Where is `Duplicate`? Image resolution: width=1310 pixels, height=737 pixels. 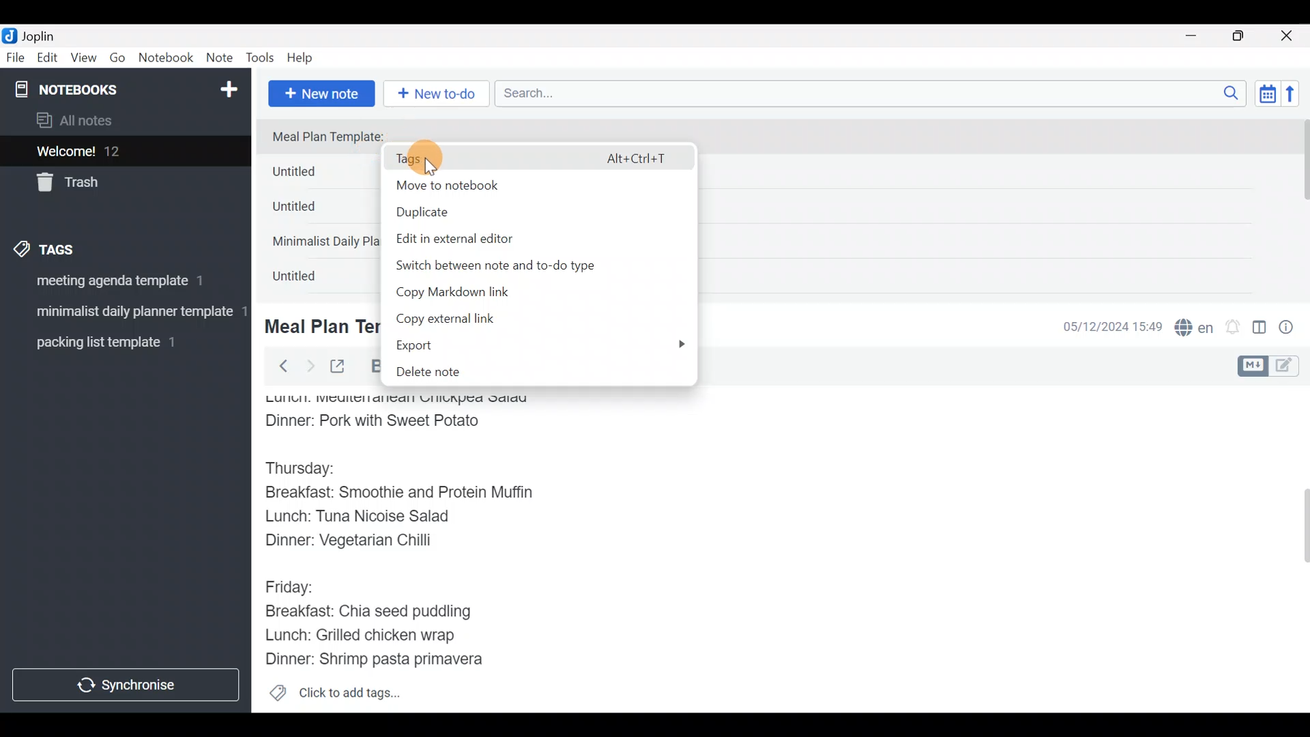
Duplicate is located at coordinates (474, 212).